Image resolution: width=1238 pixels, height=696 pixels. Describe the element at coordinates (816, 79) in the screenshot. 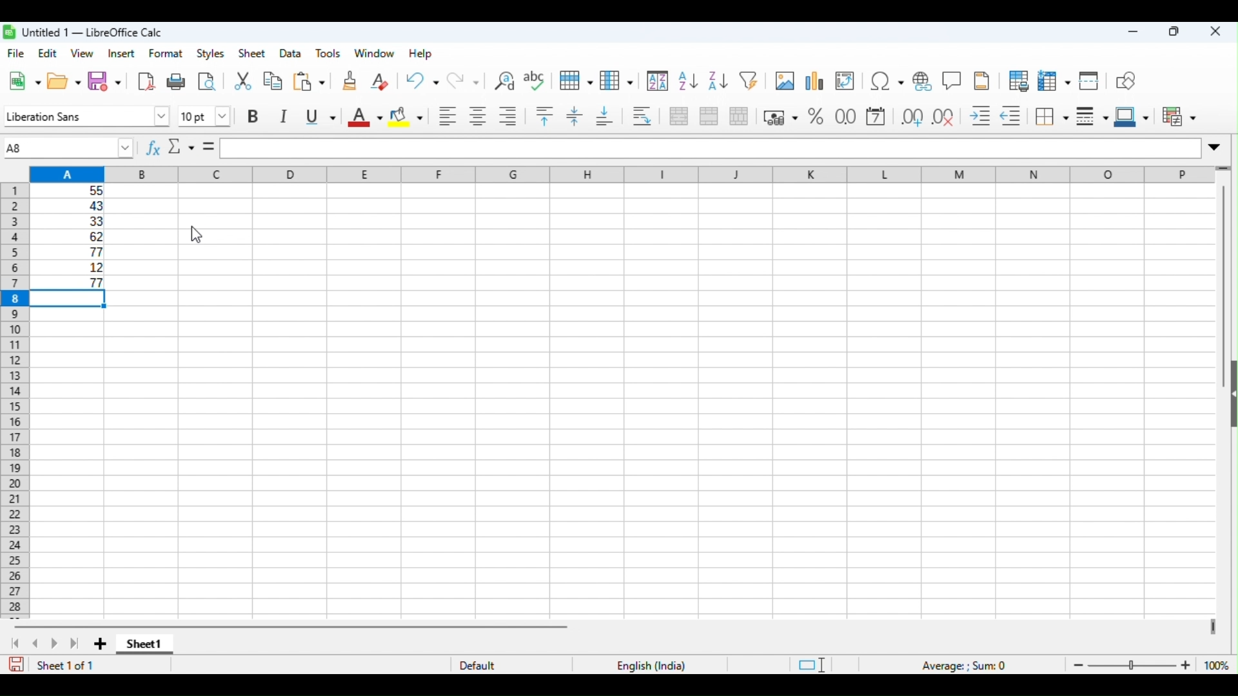

I see `insert chart` at that location.